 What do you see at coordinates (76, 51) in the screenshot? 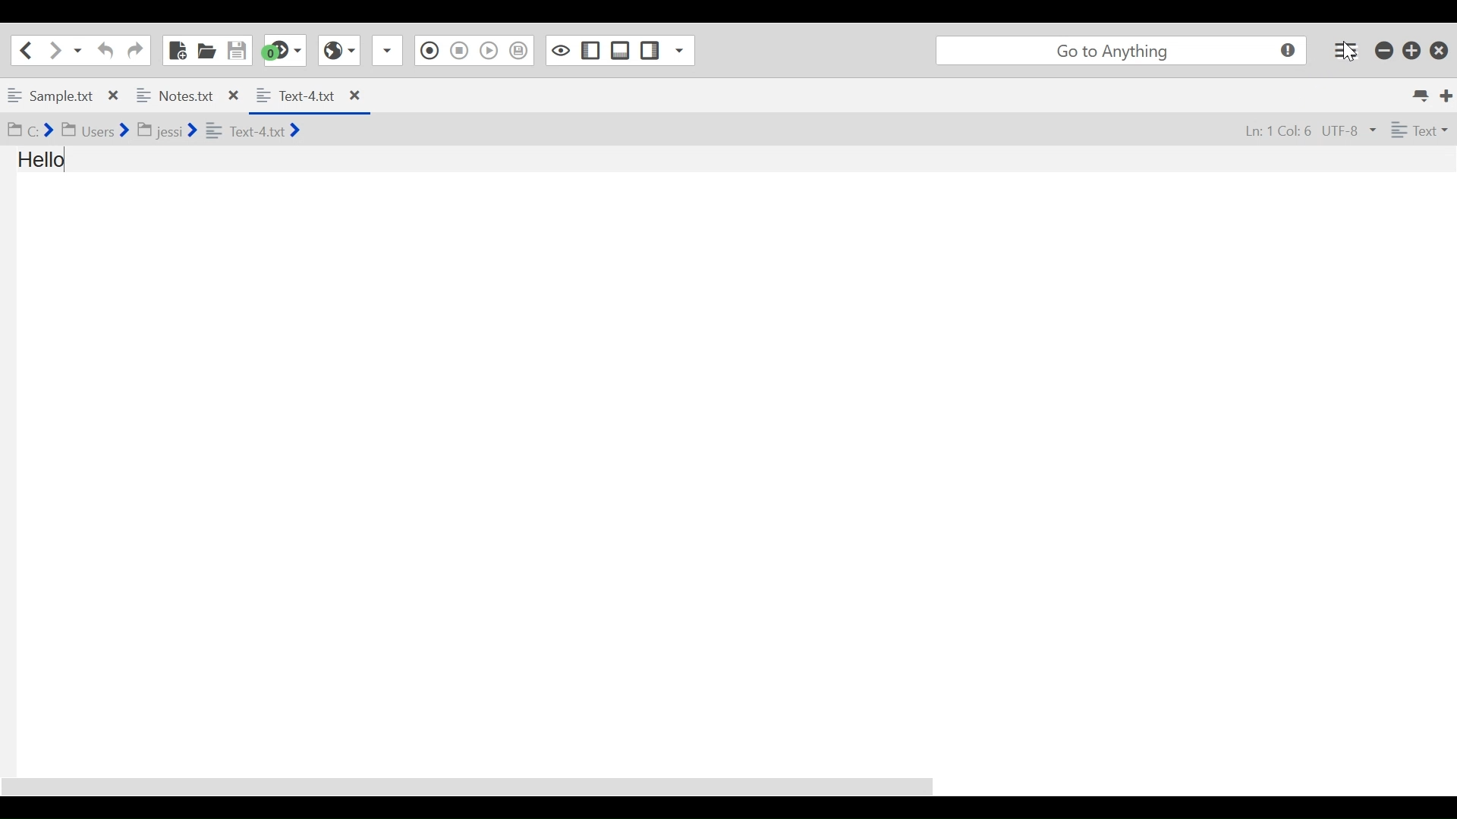
I see `Recent location` at bounding box center [76, 51].